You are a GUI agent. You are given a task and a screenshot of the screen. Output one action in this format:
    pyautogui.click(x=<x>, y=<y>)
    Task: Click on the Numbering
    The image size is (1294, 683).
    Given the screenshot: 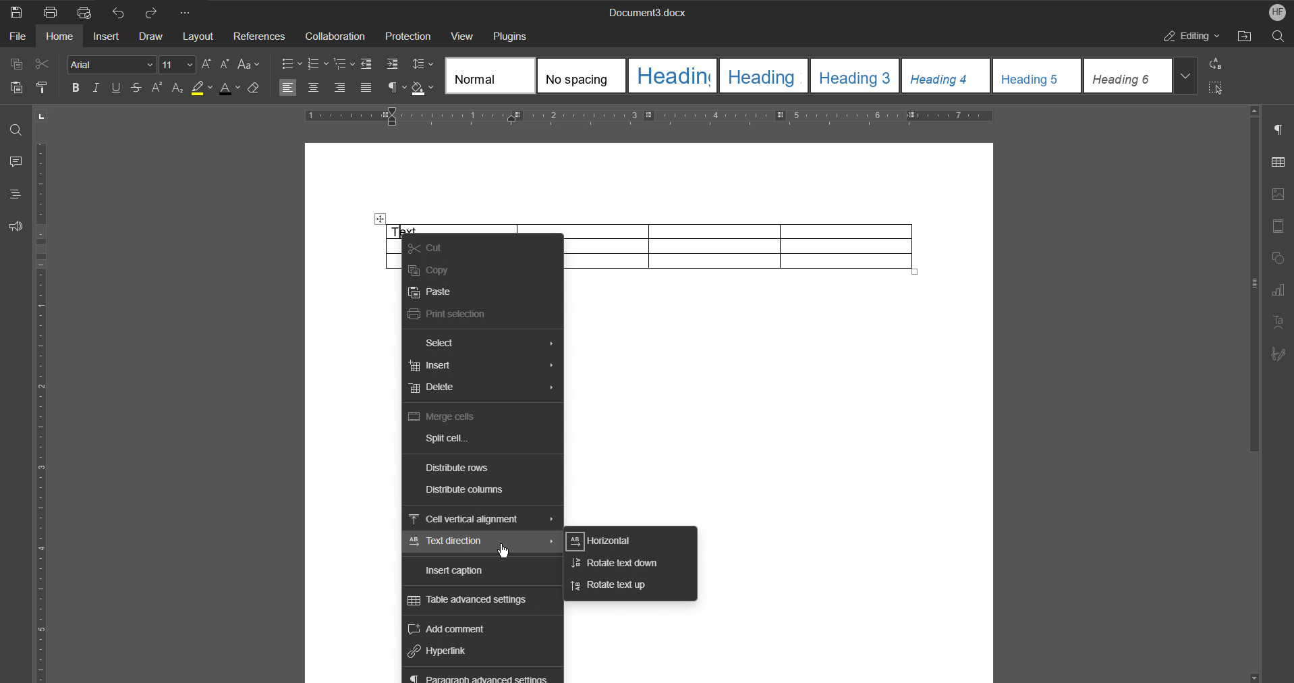 What is the action you would take?
    pyautogui.click(x=317, y=65)
    